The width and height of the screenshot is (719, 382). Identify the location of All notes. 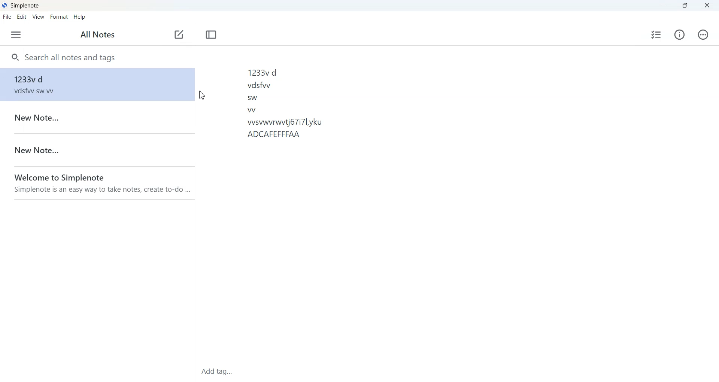
(98, 34).